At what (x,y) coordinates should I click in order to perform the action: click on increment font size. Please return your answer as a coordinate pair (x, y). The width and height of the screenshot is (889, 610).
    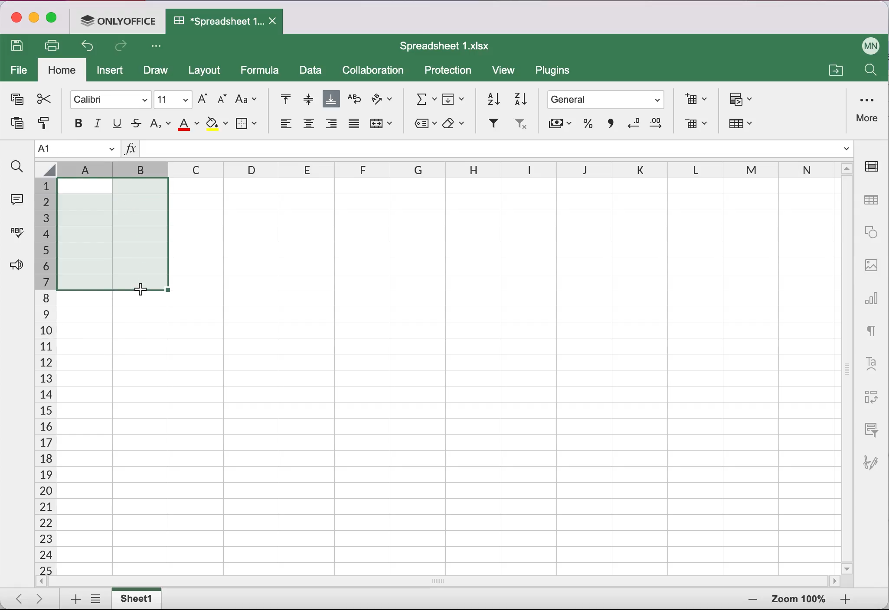
    Looking at the image, I should click on (202, 98).